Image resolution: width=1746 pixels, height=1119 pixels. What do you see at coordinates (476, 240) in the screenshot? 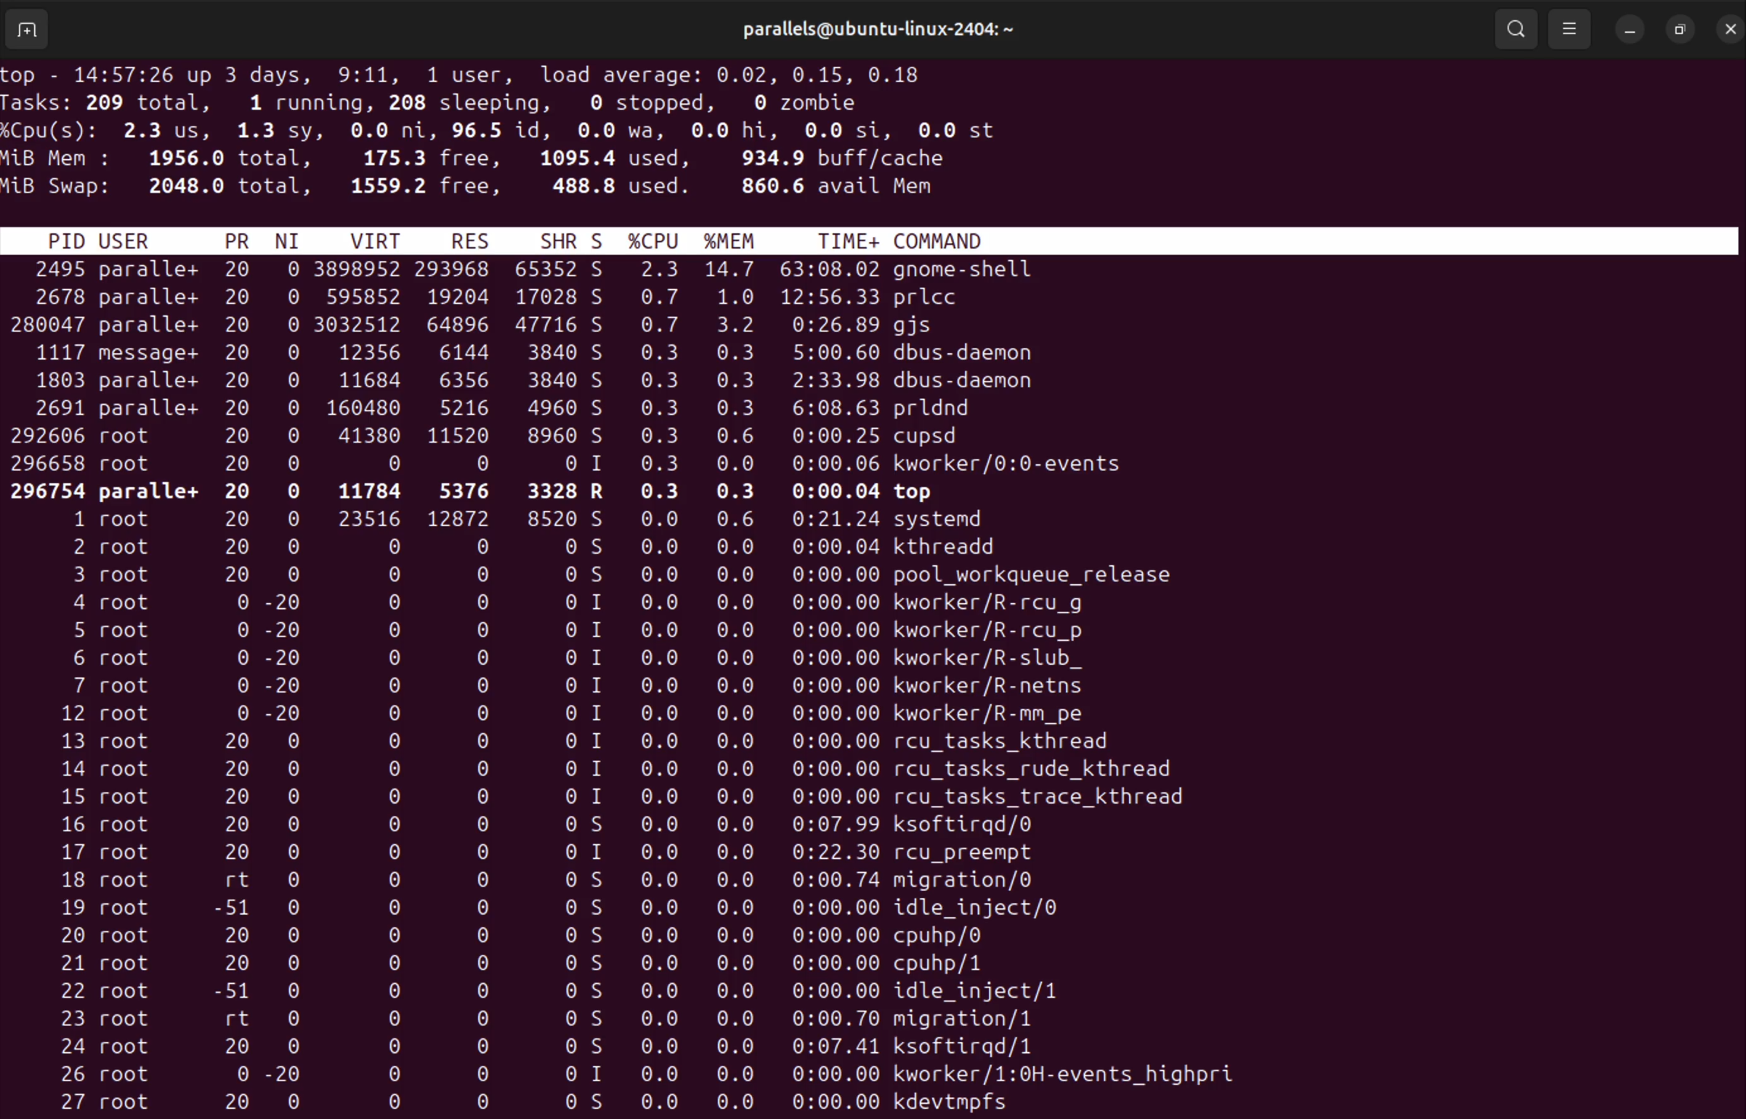
I see `Res` at bounding box center [476, 240].